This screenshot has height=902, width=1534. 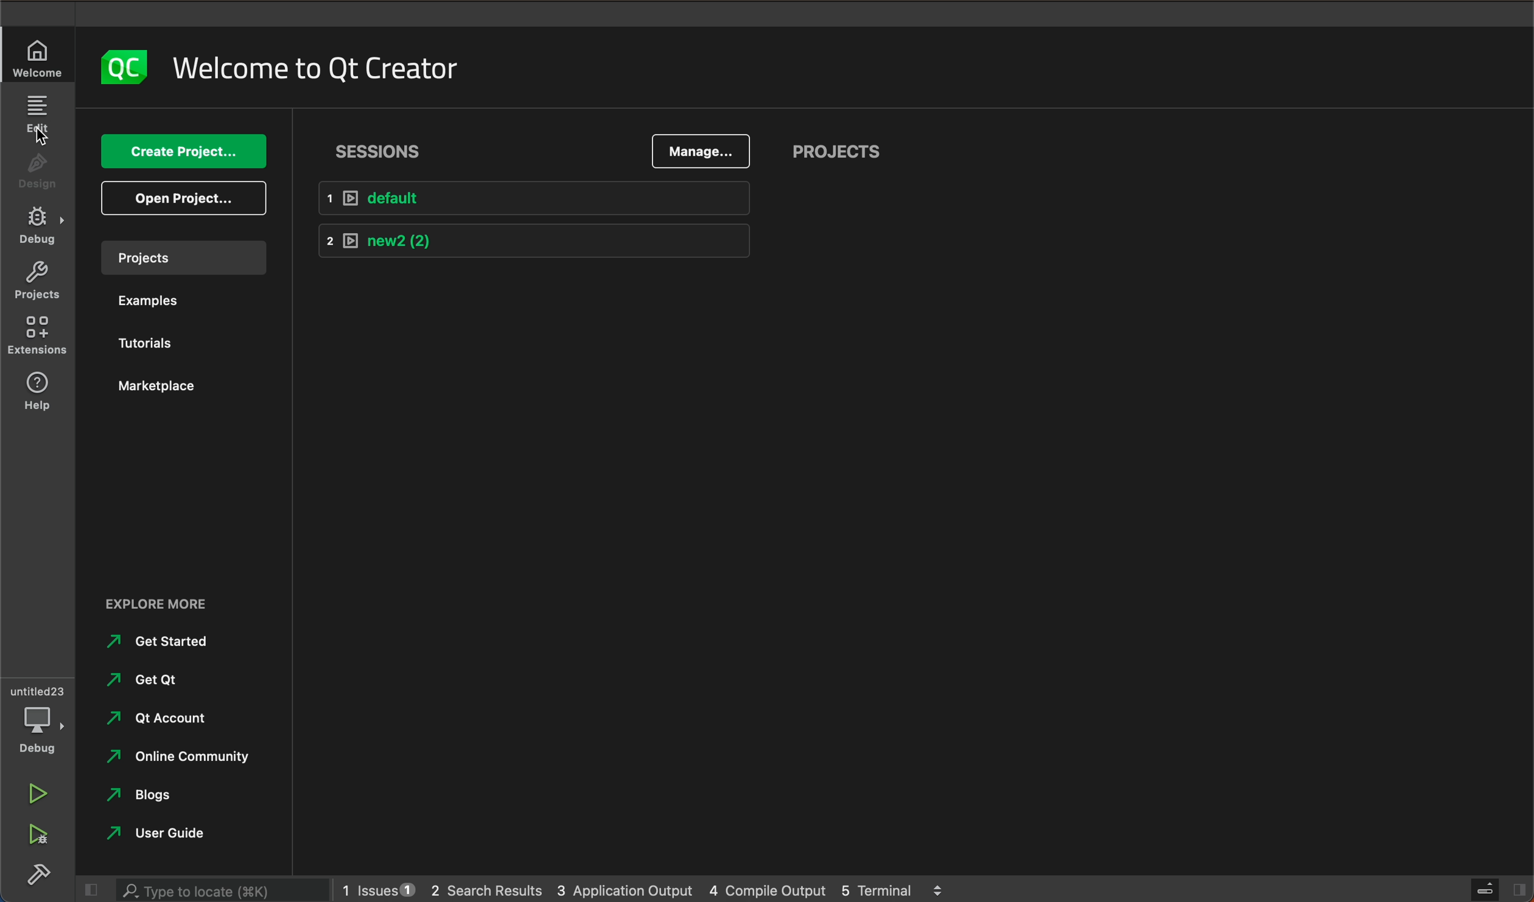 What do you see at coordinates (174, 301) in the screenshot?
I see `examples` at bounding box center [174, 301].